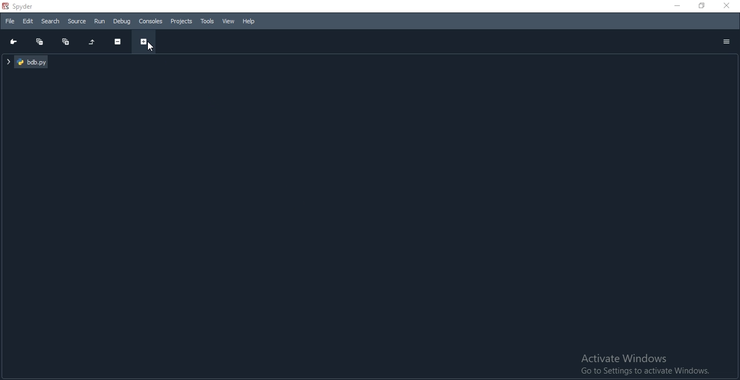 The height and width of the screenshot is (380, 740). Describe the element at coordinates (144, 43) in the screenshot. I see `Expand section ` at that location.